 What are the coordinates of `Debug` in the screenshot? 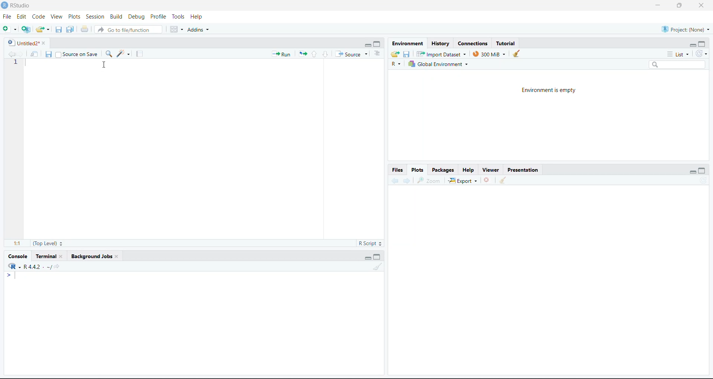 It's located at (136, 17).